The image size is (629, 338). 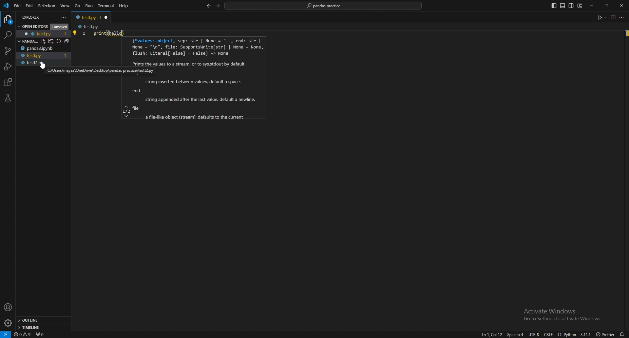 What do you see at coordinates (40, 40) in the screenshot?
I see `pandas practice` at bounding box center [40, 40].